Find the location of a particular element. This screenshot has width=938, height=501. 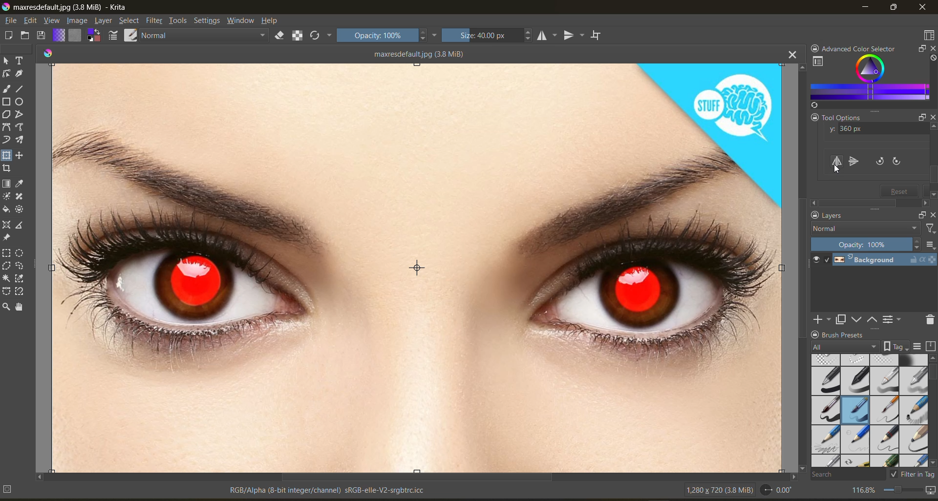

storage resources is located at coordinates (930, 346).